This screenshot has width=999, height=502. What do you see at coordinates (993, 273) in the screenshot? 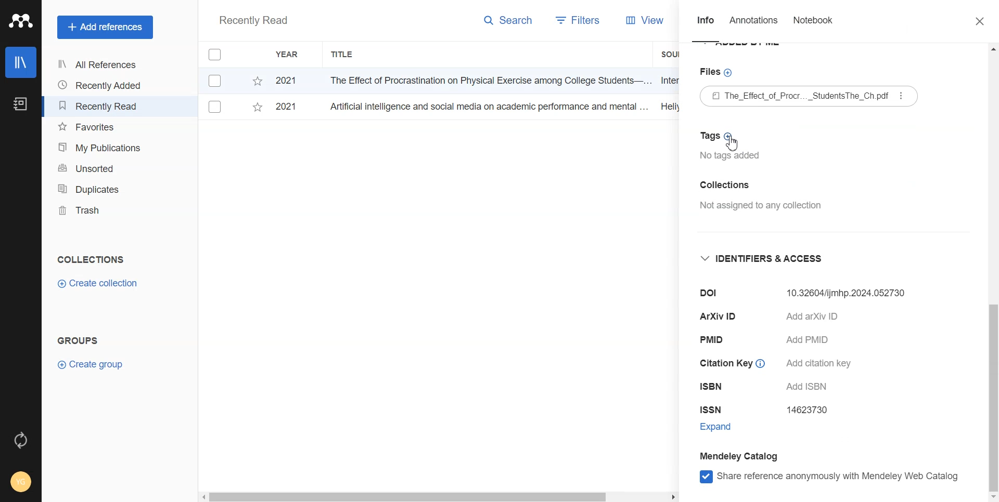
I see `Vertical scroll bar` at bounding box center [993, 273].